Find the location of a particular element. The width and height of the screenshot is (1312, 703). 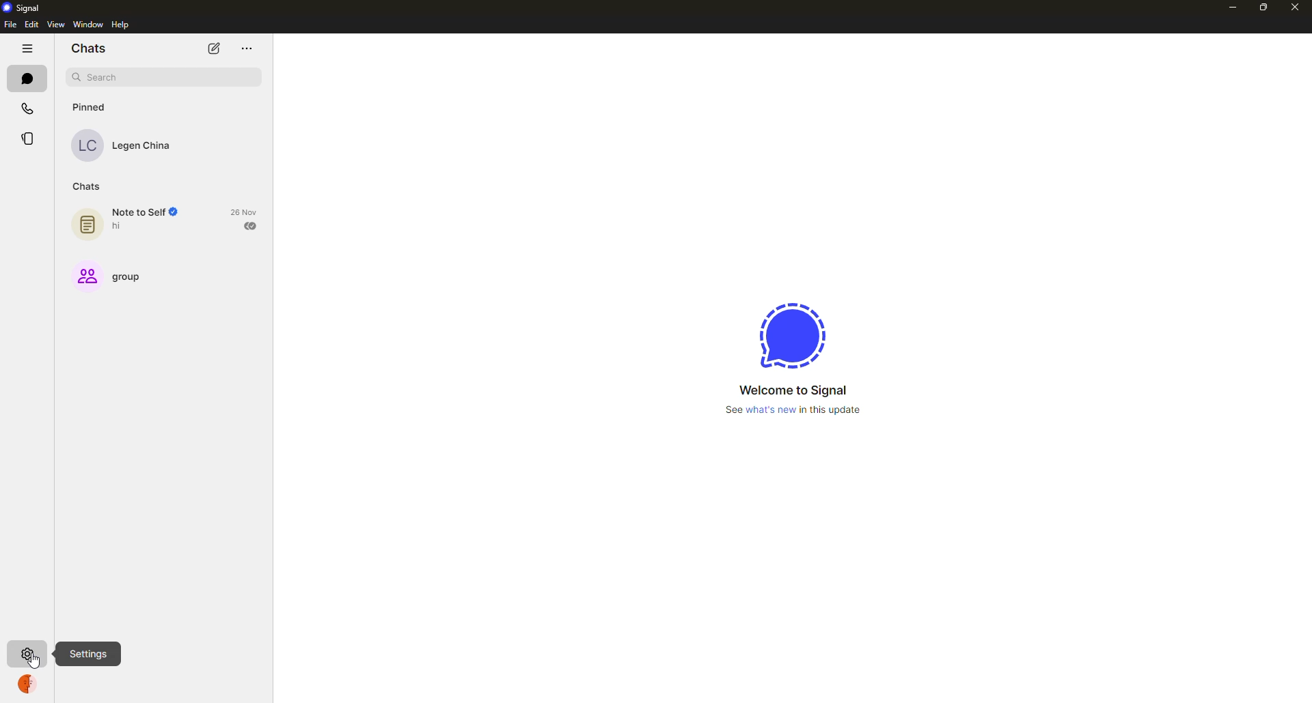

See what's new in this update is located at coordinates (791, 412).